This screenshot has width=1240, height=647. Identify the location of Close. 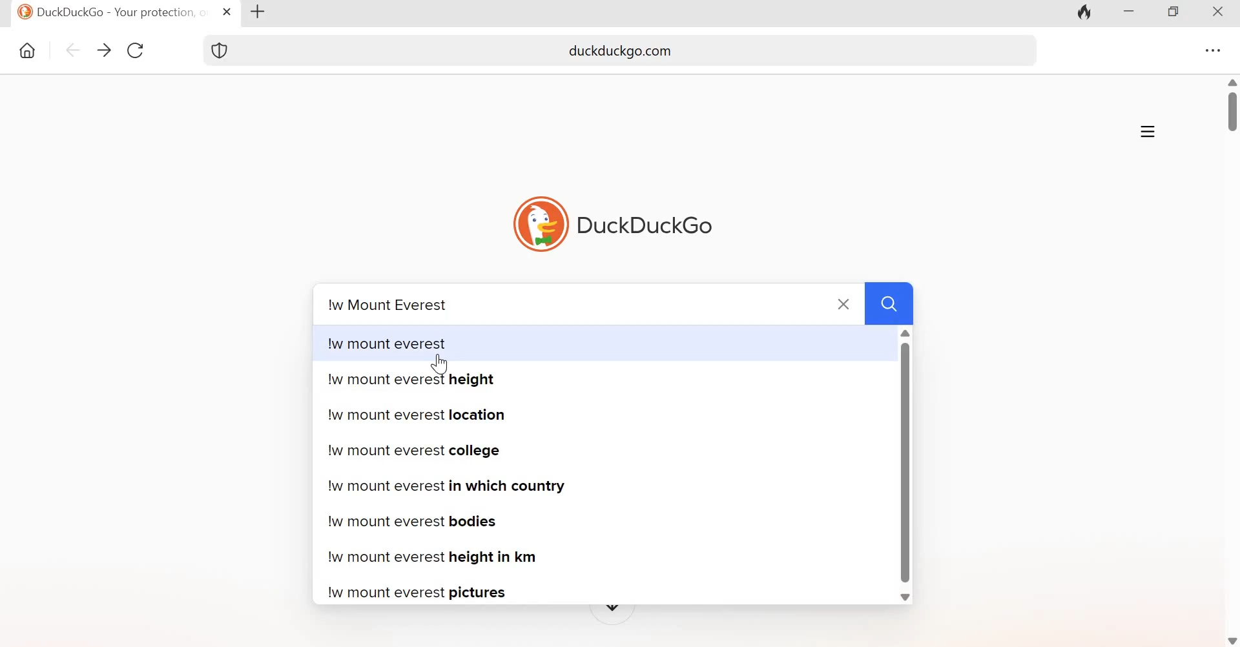
(1219, 12).